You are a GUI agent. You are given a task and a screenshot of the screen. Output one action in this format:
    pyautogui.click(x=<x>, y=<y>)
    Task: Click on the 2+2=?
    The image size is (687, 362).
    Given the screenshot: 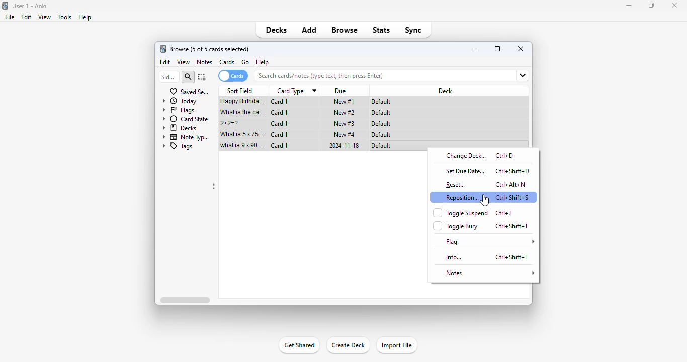 What is the action you would take?
    pyautogui.click(x=231, y=123)
    